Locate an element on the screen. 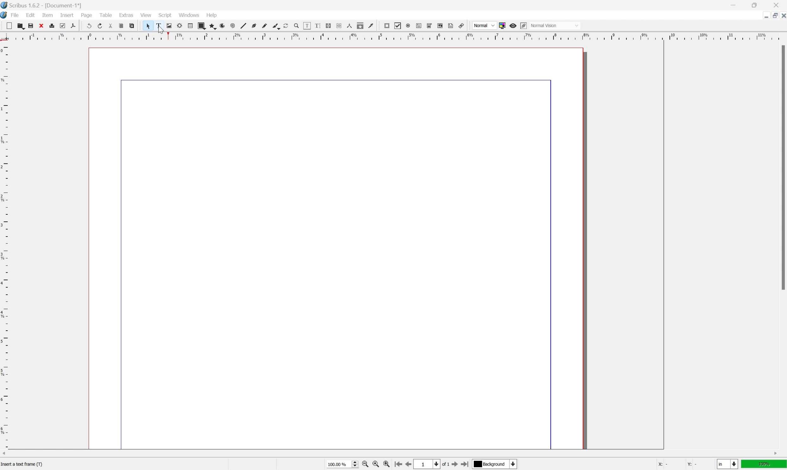  measurements is located at coordinates (349, 26).